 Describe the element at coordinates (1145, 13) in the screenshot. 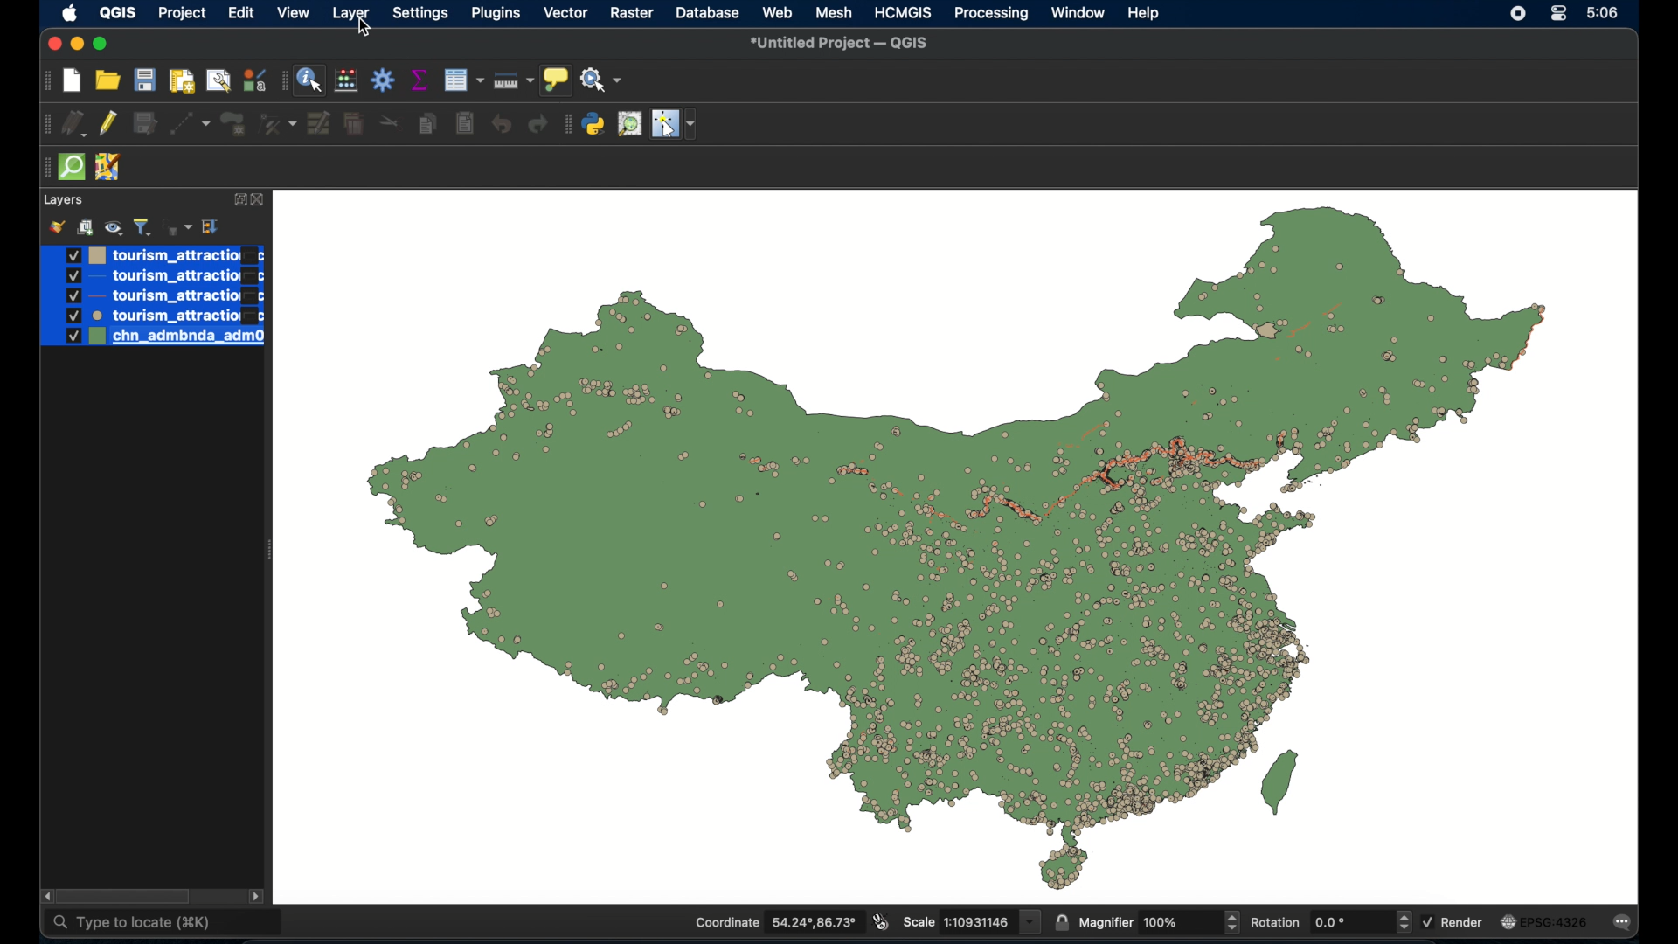

I see `help` at that location.